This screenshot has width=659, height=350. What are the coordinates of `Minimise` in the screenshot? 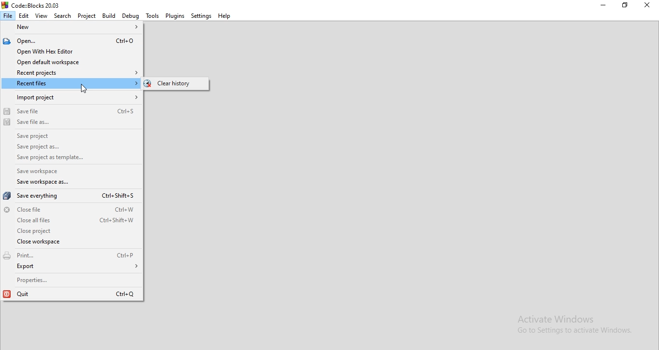 It's located at (600, 5).